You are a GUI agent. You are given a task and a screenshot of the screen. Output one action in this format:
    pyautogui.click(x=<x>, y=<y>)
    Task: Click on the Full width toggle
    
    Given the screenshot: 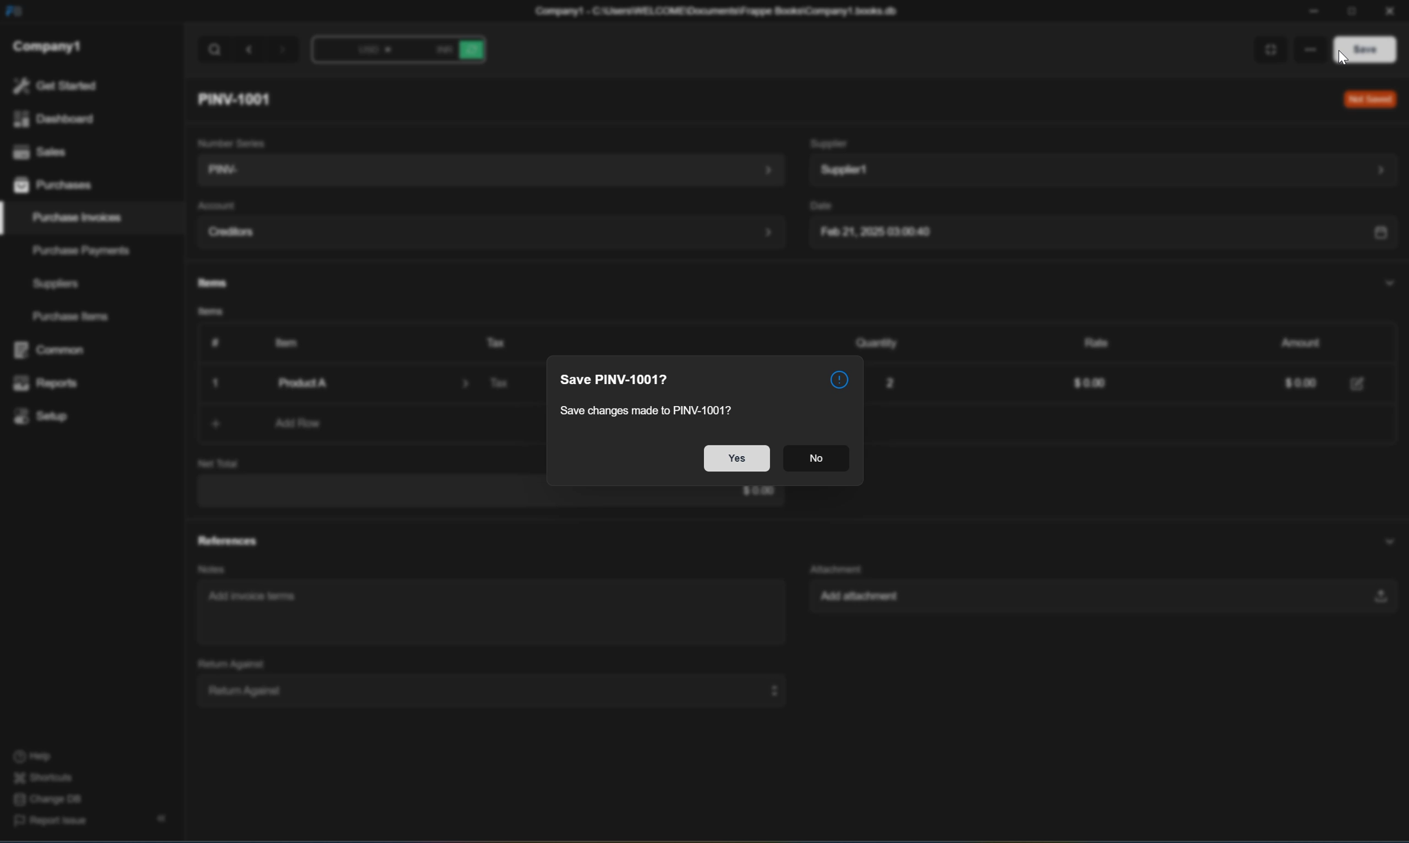 What is the action you would take?
    pyautogui.click(x=1266, y=51)
    